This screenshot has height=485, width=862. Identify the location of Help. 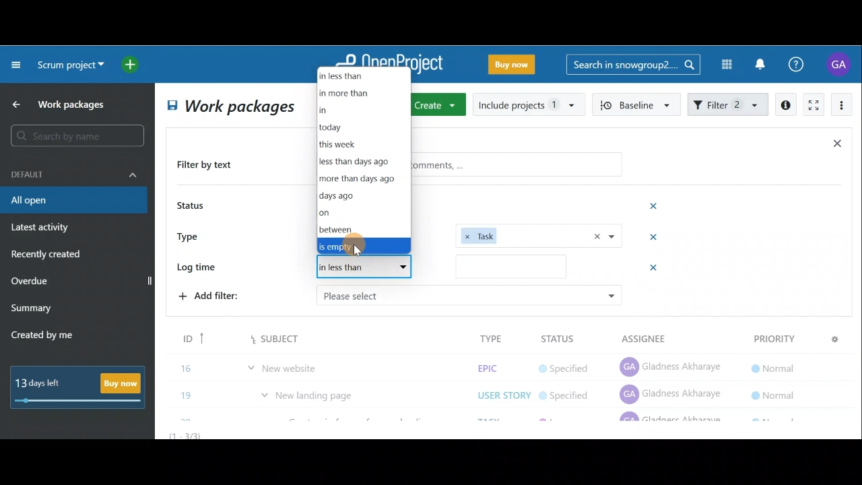
(803, 65).